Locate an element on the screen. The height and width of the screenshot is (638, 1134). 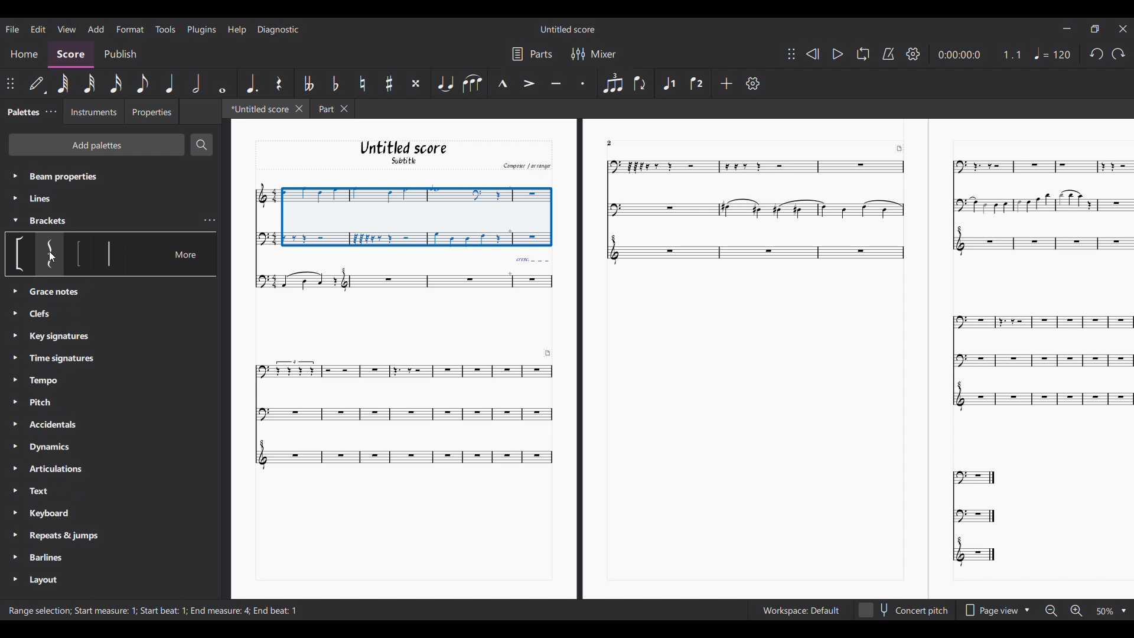
Filter is located at coordinates (576, 54).